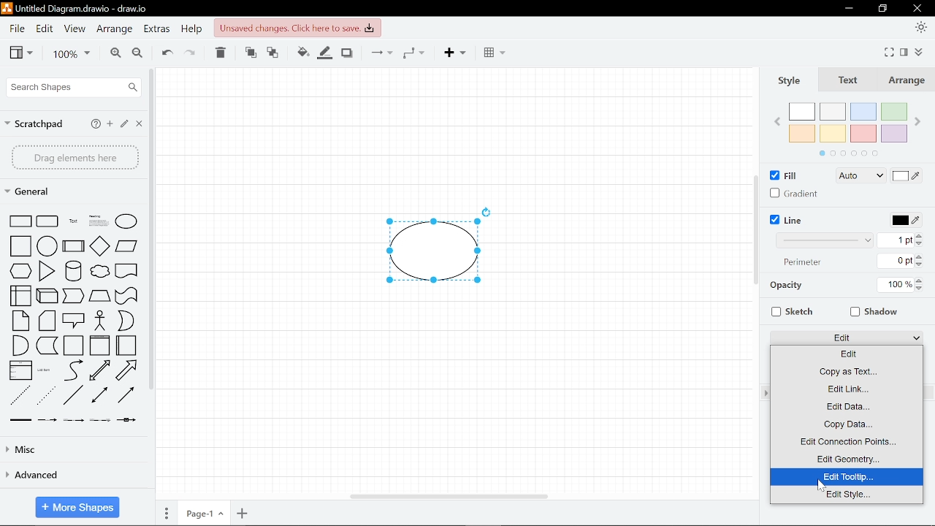 The image size is (935, 526). I want to click on Edit, so click(45, 28).